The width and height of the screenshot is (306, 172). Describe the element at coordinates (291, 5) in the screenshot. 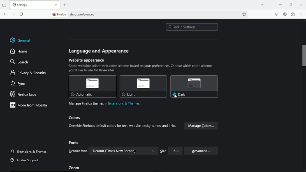

I see `restore down` at that location.